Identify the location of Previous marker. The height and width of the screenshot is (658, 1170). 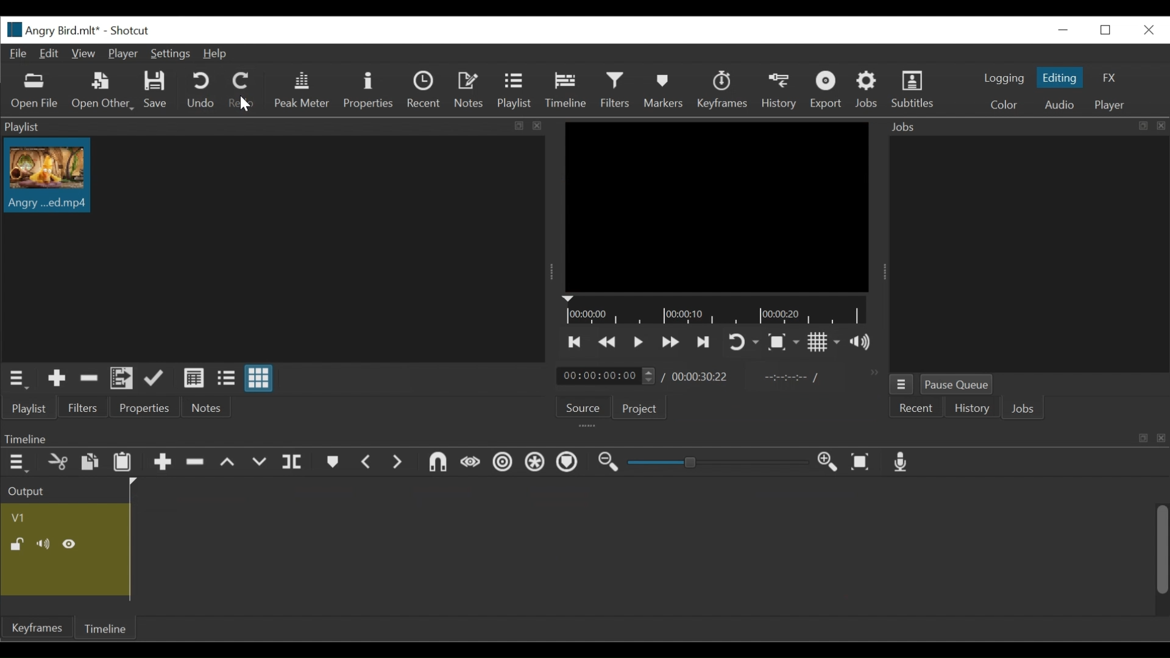
(367, 462).